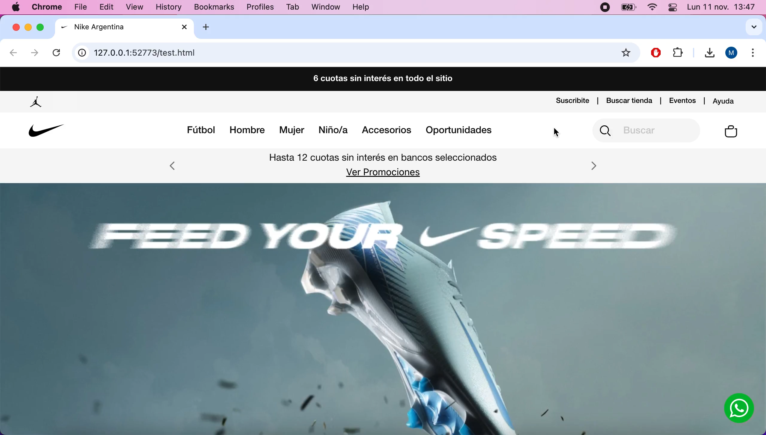 This screenshot has width=766, height=435. What do you see at coordinates (629, 100) in the screenshot?
I see `buscar tienda` at bounding box center [629, 100].